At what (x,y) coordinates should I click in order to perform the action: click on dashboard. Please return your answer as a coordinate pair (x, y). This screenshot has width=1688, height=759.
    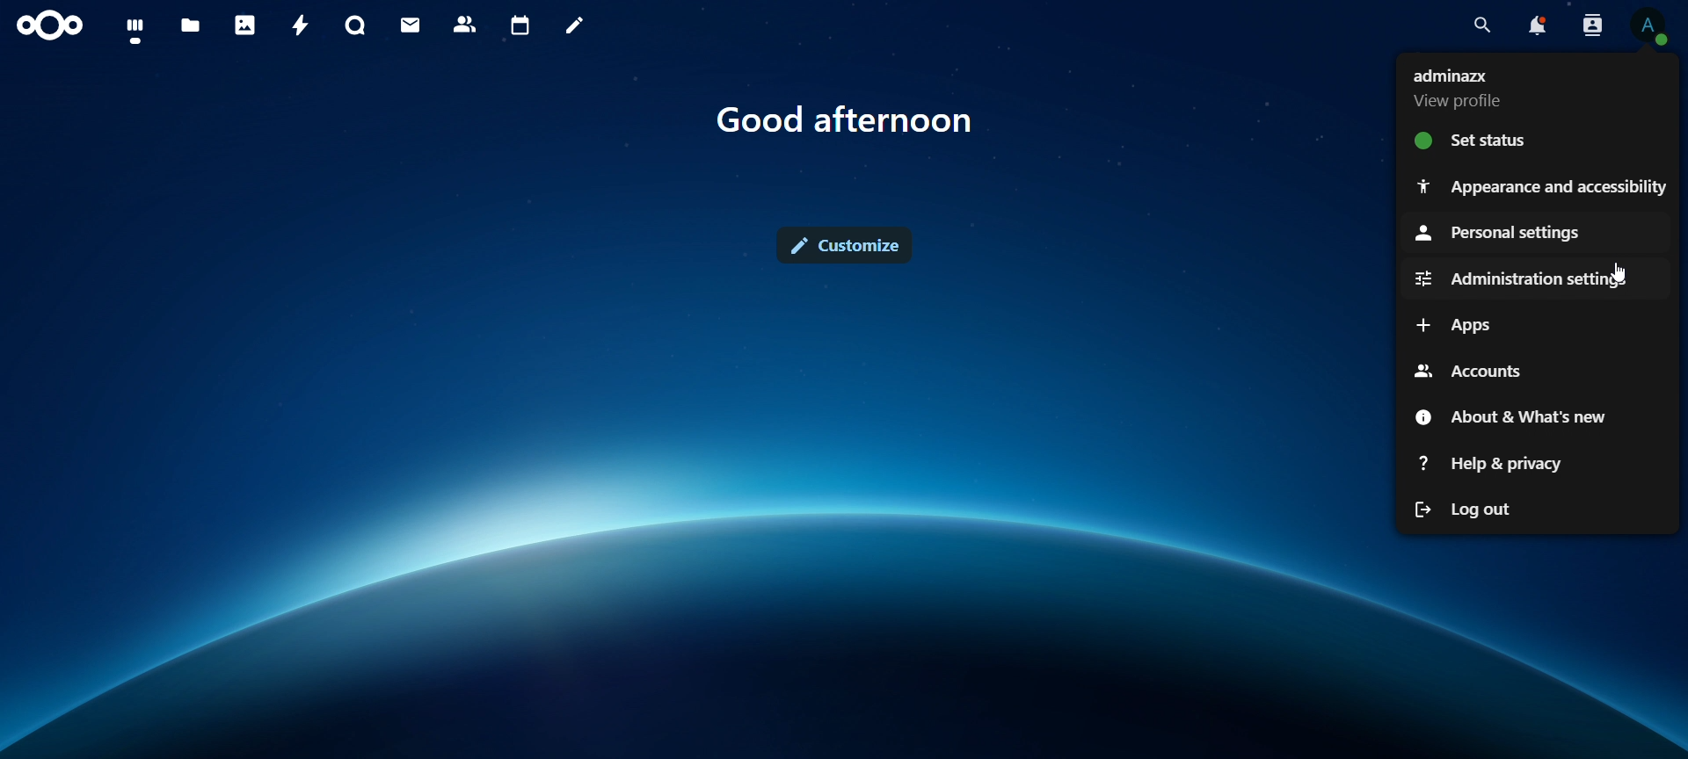
    Looking at the image, I should click on (133, 31).